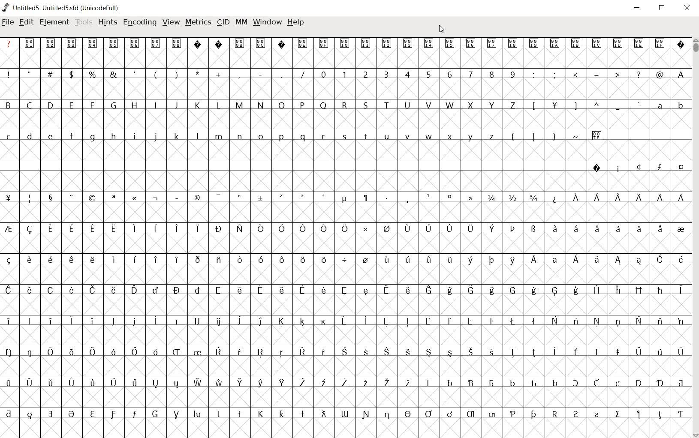  What do you see at coordinates (155, 383) in the screenshot?
I see `Symbol` at bounding box center [155, 383].